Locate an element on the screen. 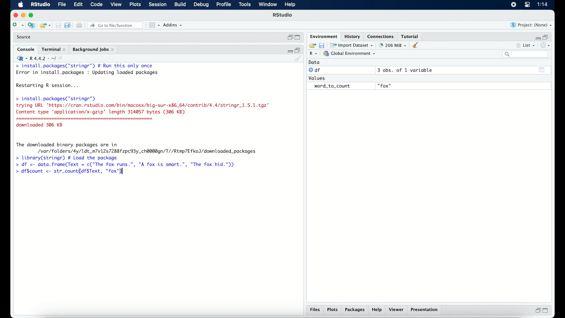  console is located at coordinates (26, 49).